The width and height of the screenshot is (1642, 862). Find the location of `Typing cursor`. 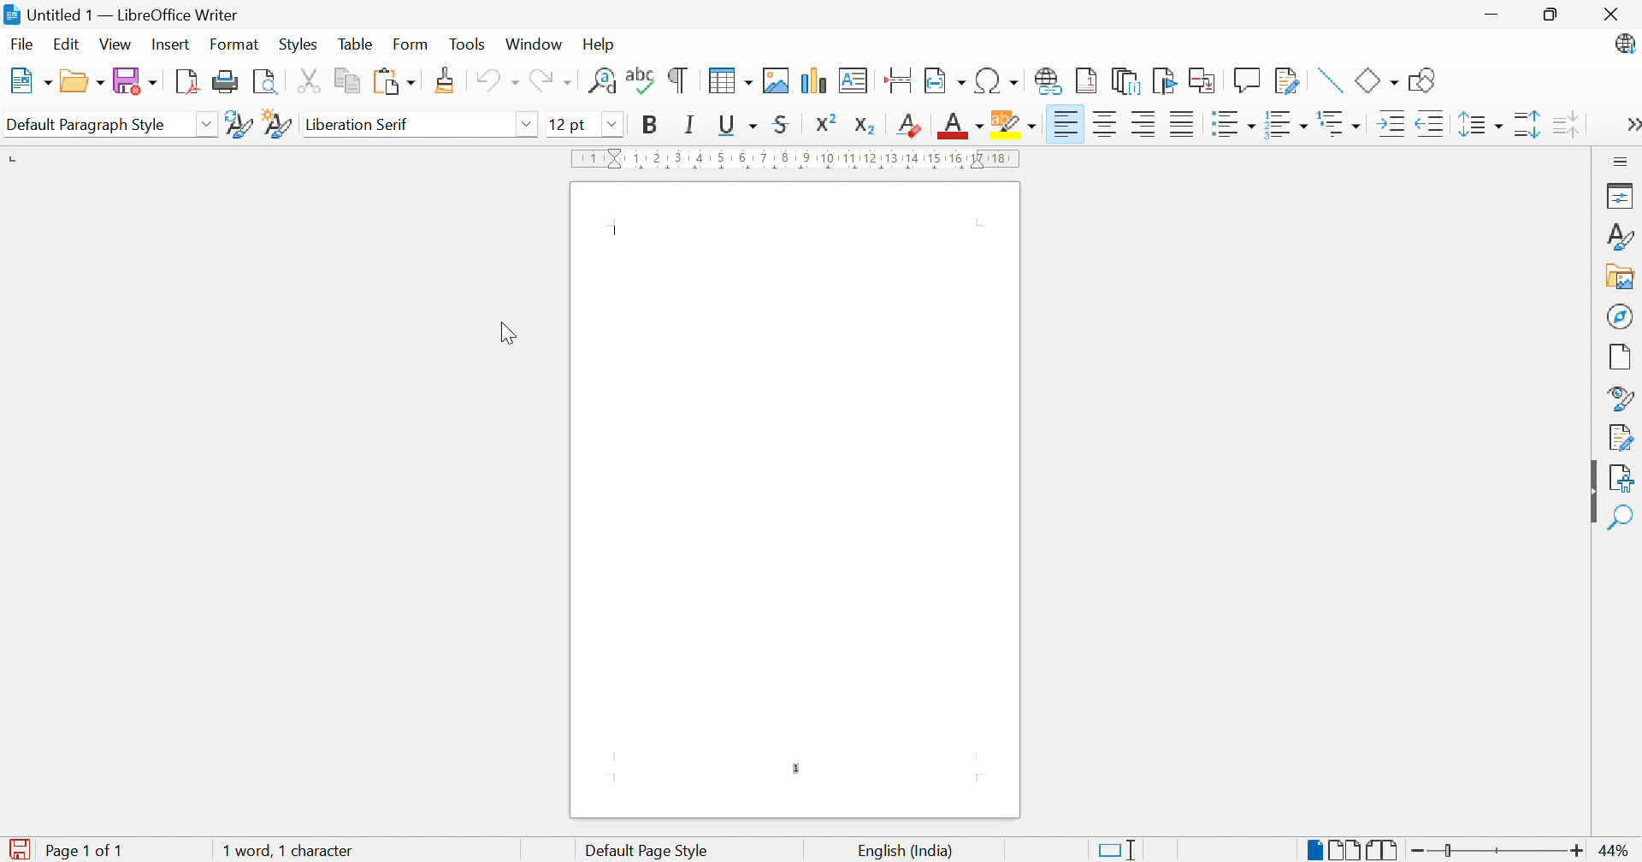

Typing cursor is located at coordinates (618, 232).